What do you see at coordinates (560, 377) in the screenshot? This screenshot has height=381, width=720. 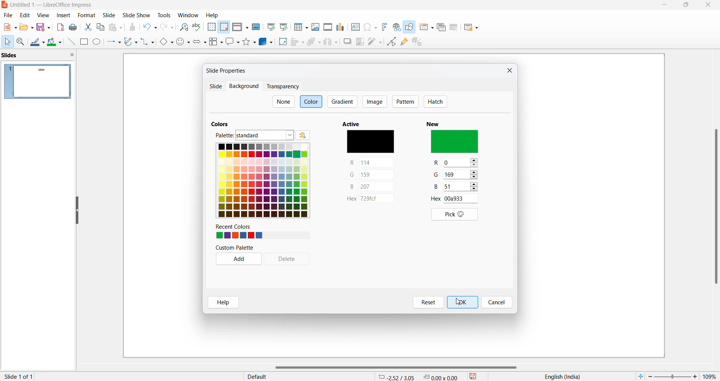 I see `text language` at bounding box center [560, 377].